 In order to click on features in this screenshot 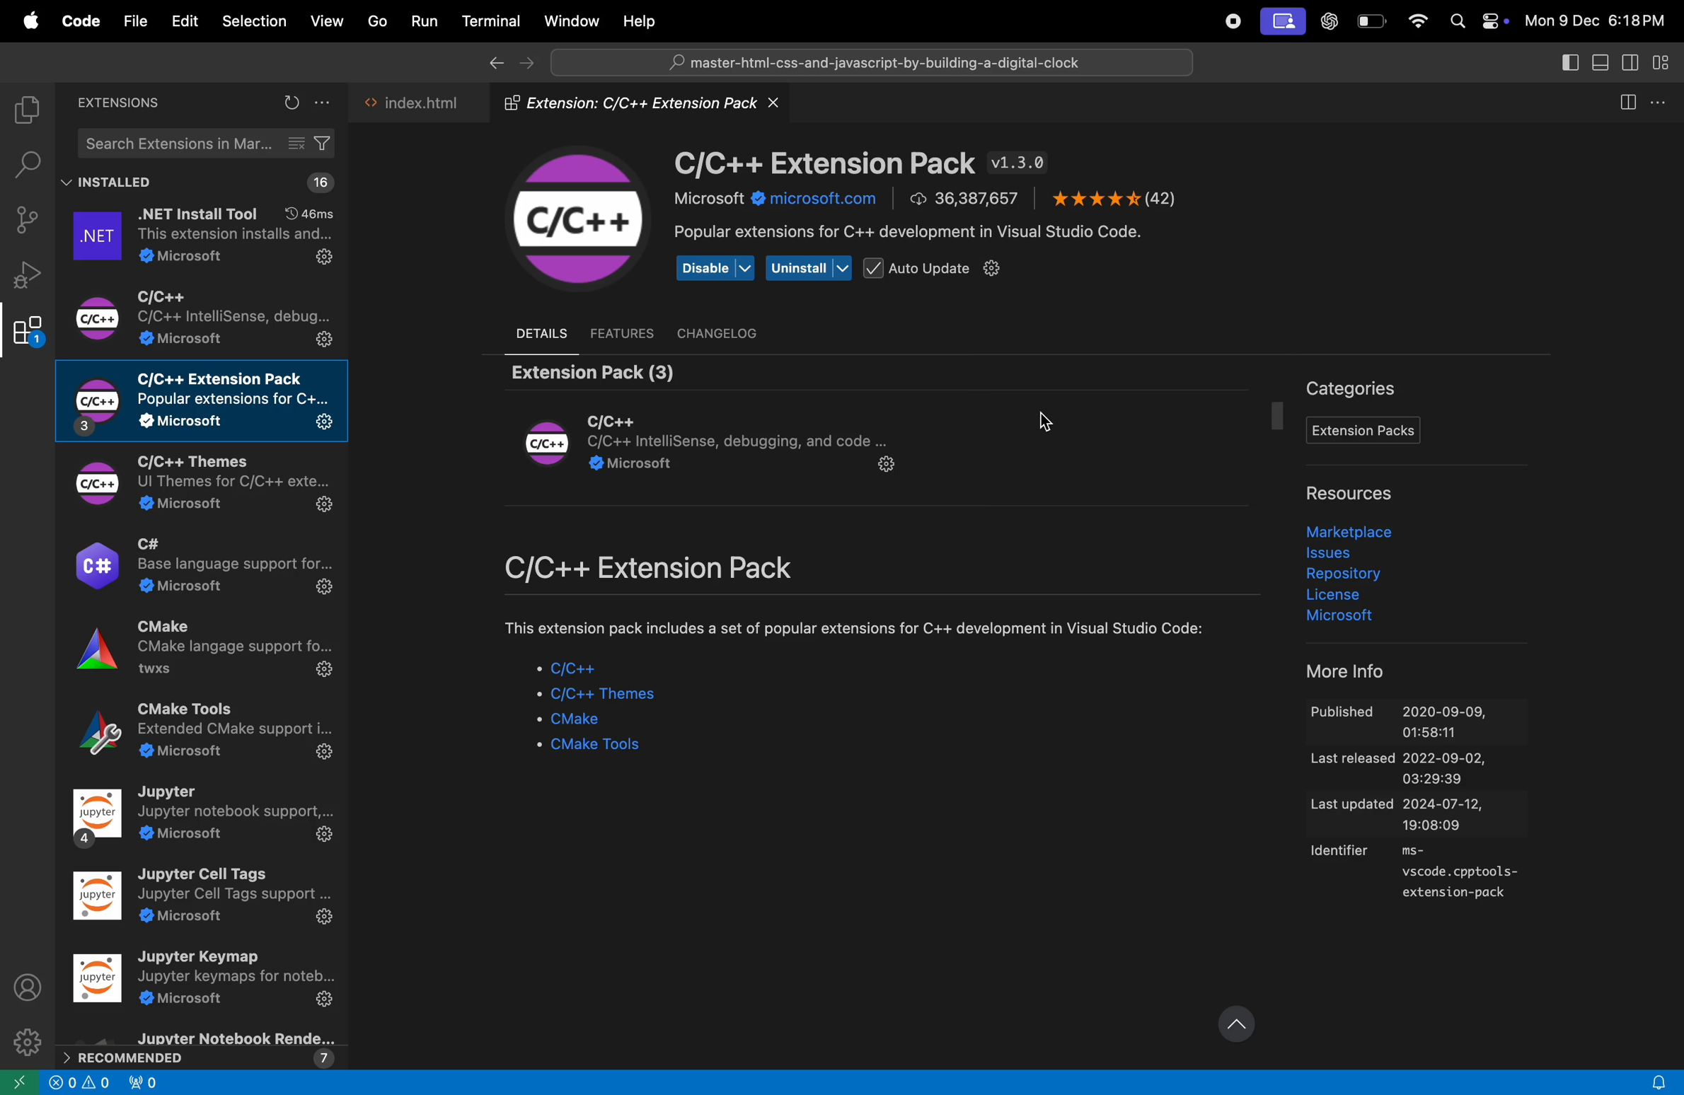, I will do `click(623, 332)`.